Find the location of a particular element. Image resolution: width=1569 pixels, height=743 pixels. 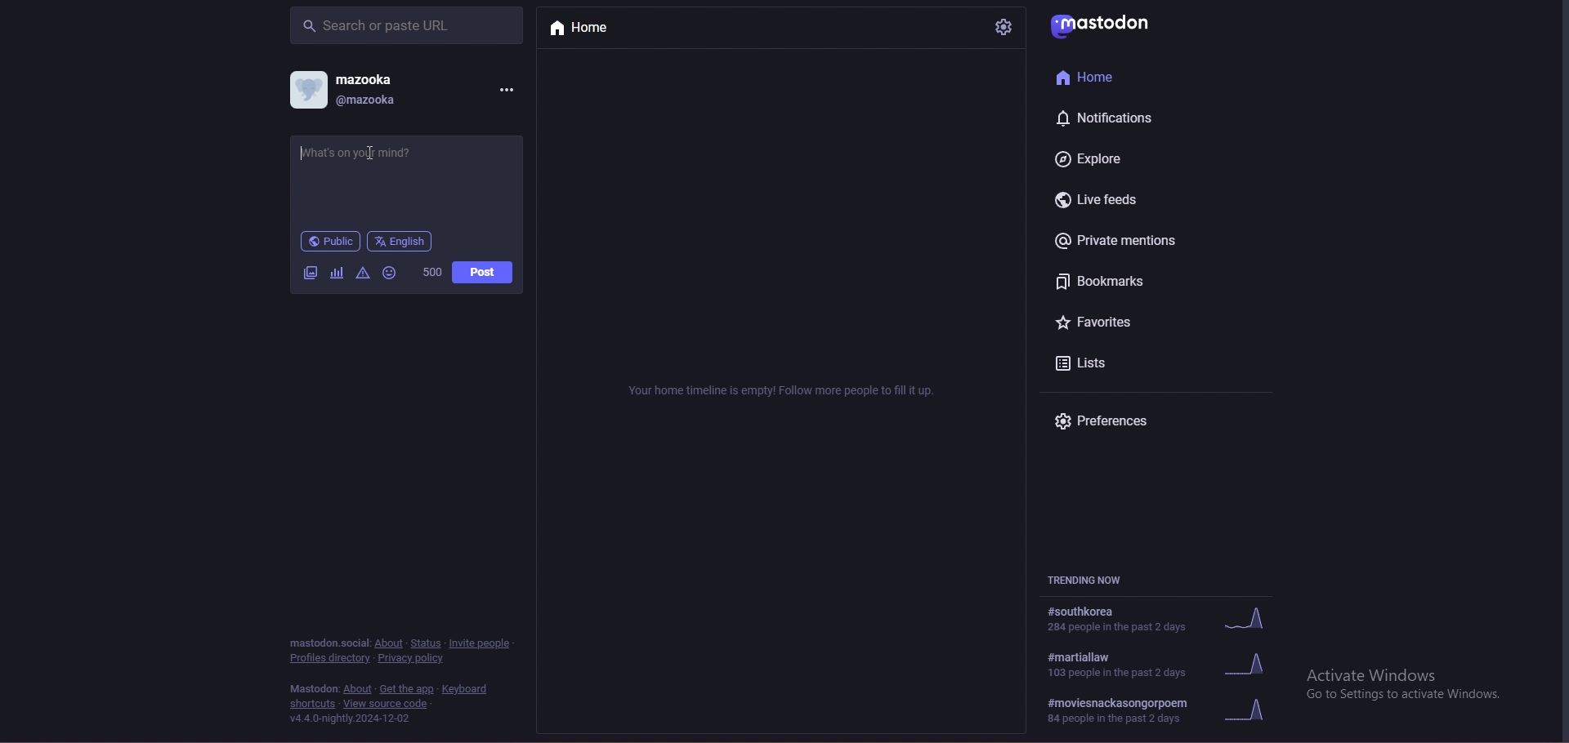

version is located at coordinates (354, 719).